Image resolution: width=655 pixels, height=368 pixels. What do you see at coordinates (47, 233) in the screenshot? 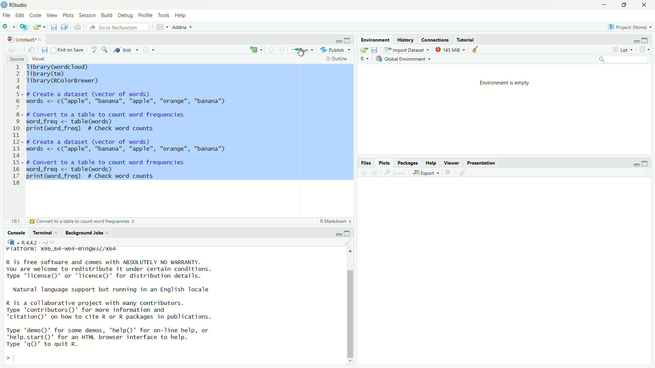
I see `Terminal` at bounding box center [47, 233].